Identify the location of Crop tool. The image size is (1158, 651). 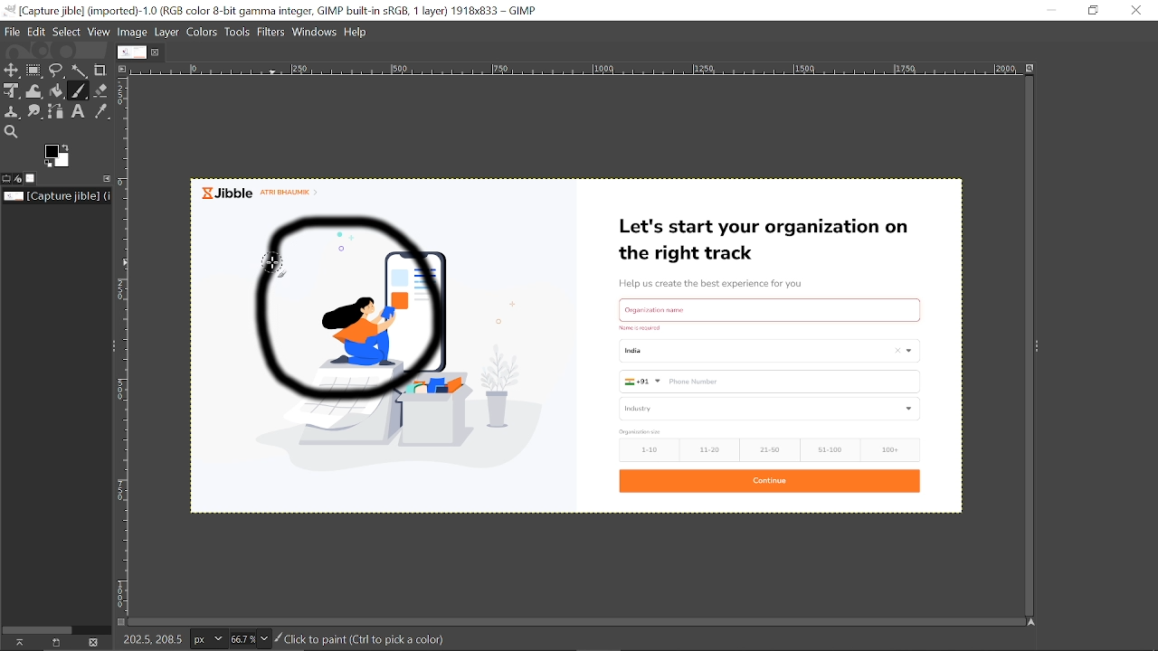
(101, 71).